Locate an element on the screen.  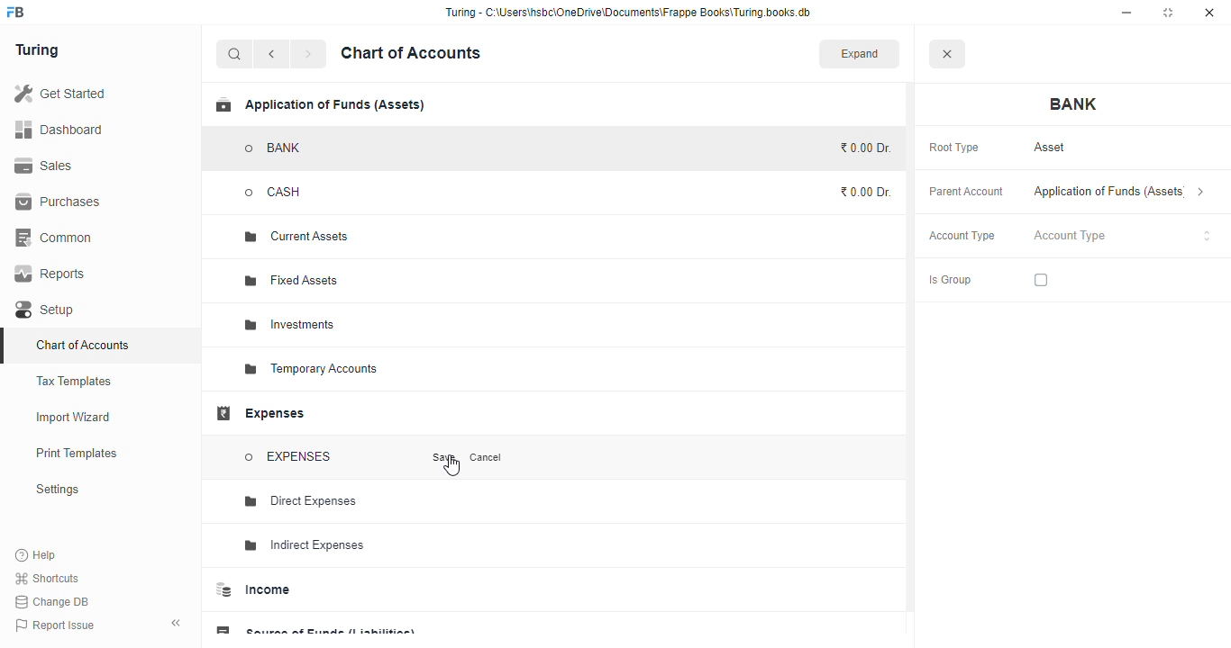
tax templates is located at coordinates (75, 381).